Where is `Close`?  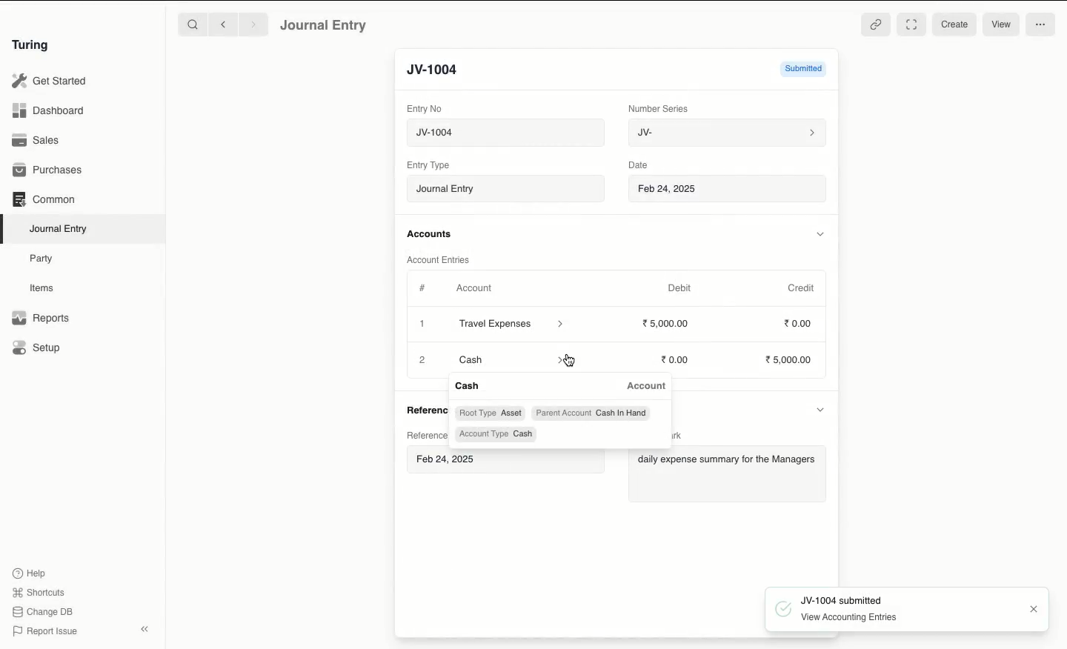 Close is located at coordinates (1033, 608).